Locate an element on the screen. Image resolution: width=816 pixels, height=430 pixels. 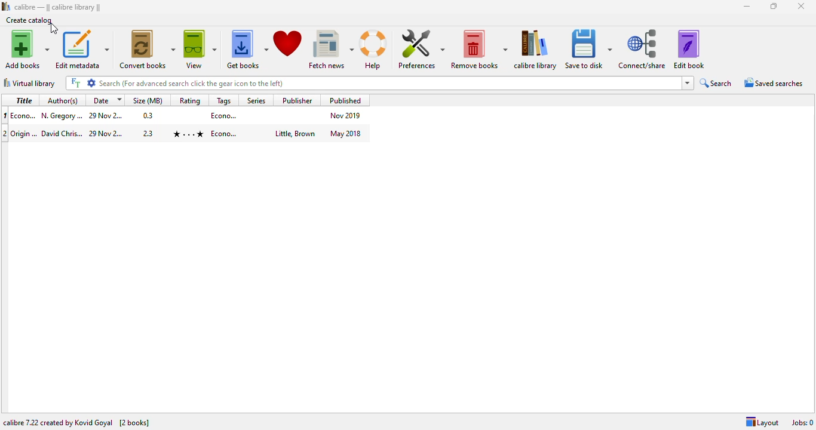
fetch news is located at coordinates (330, 49).